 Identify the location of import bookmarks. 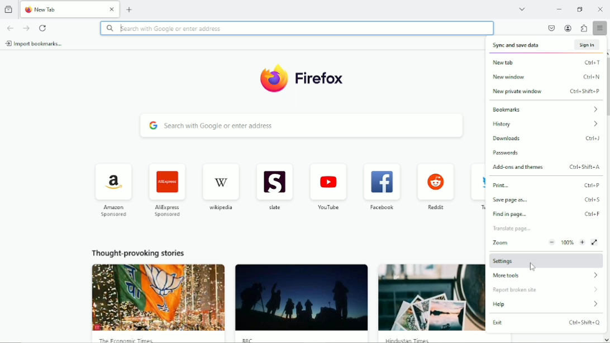
(35, 44).